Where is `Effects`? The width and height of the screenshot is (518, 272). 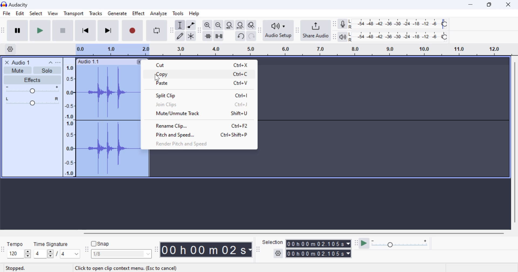
Effects is located at coordinates (32, 80).